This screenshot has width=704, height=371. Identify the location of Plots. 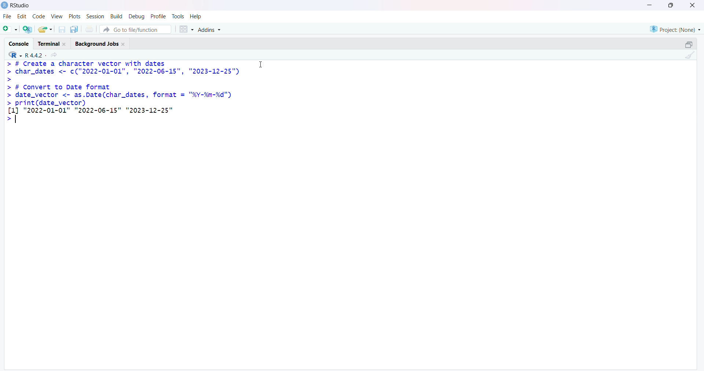
(74, 16).